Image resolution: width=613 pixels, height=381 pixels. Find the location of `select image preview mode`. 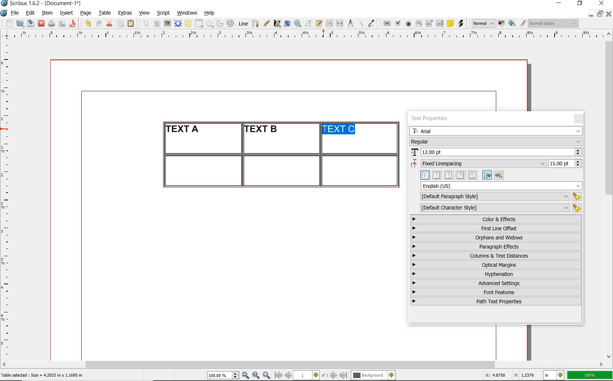

select image preview mode is located at coordinates (483, 24).